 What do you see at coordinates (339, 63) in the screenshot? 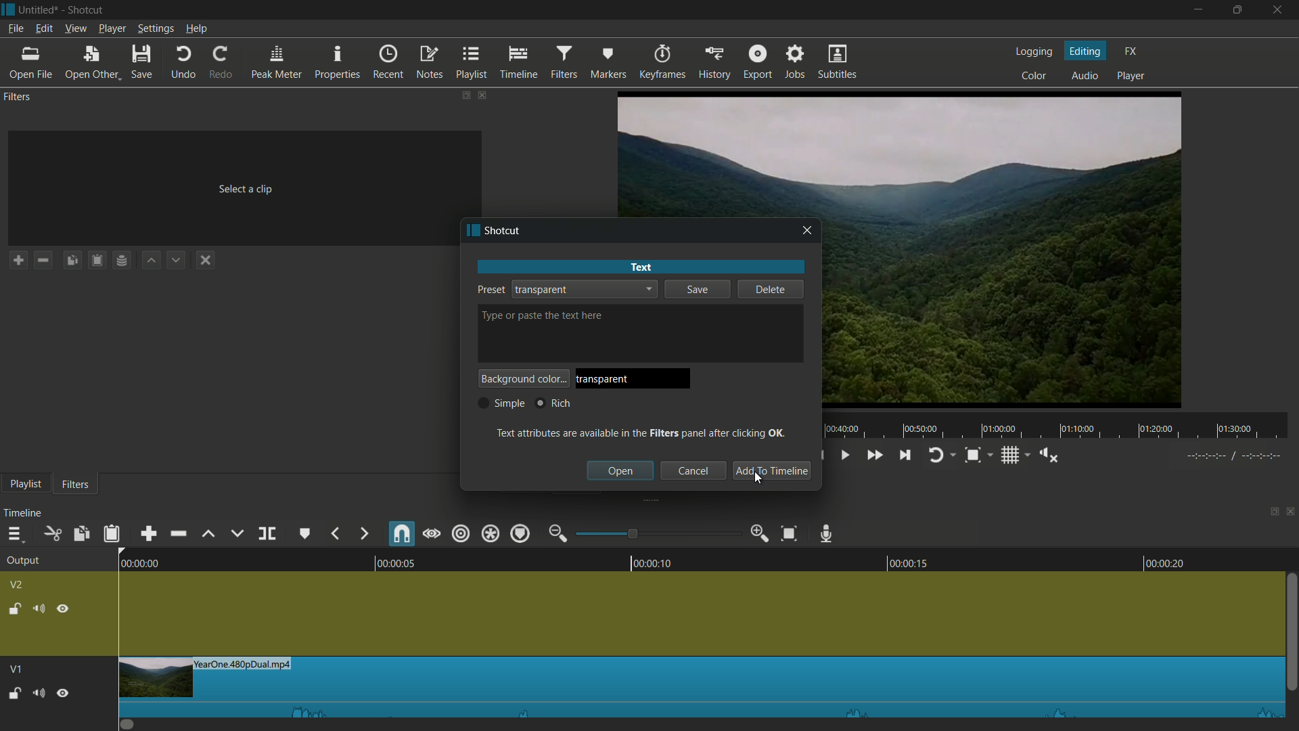
I see `properties` at bounding box center [339, 63].